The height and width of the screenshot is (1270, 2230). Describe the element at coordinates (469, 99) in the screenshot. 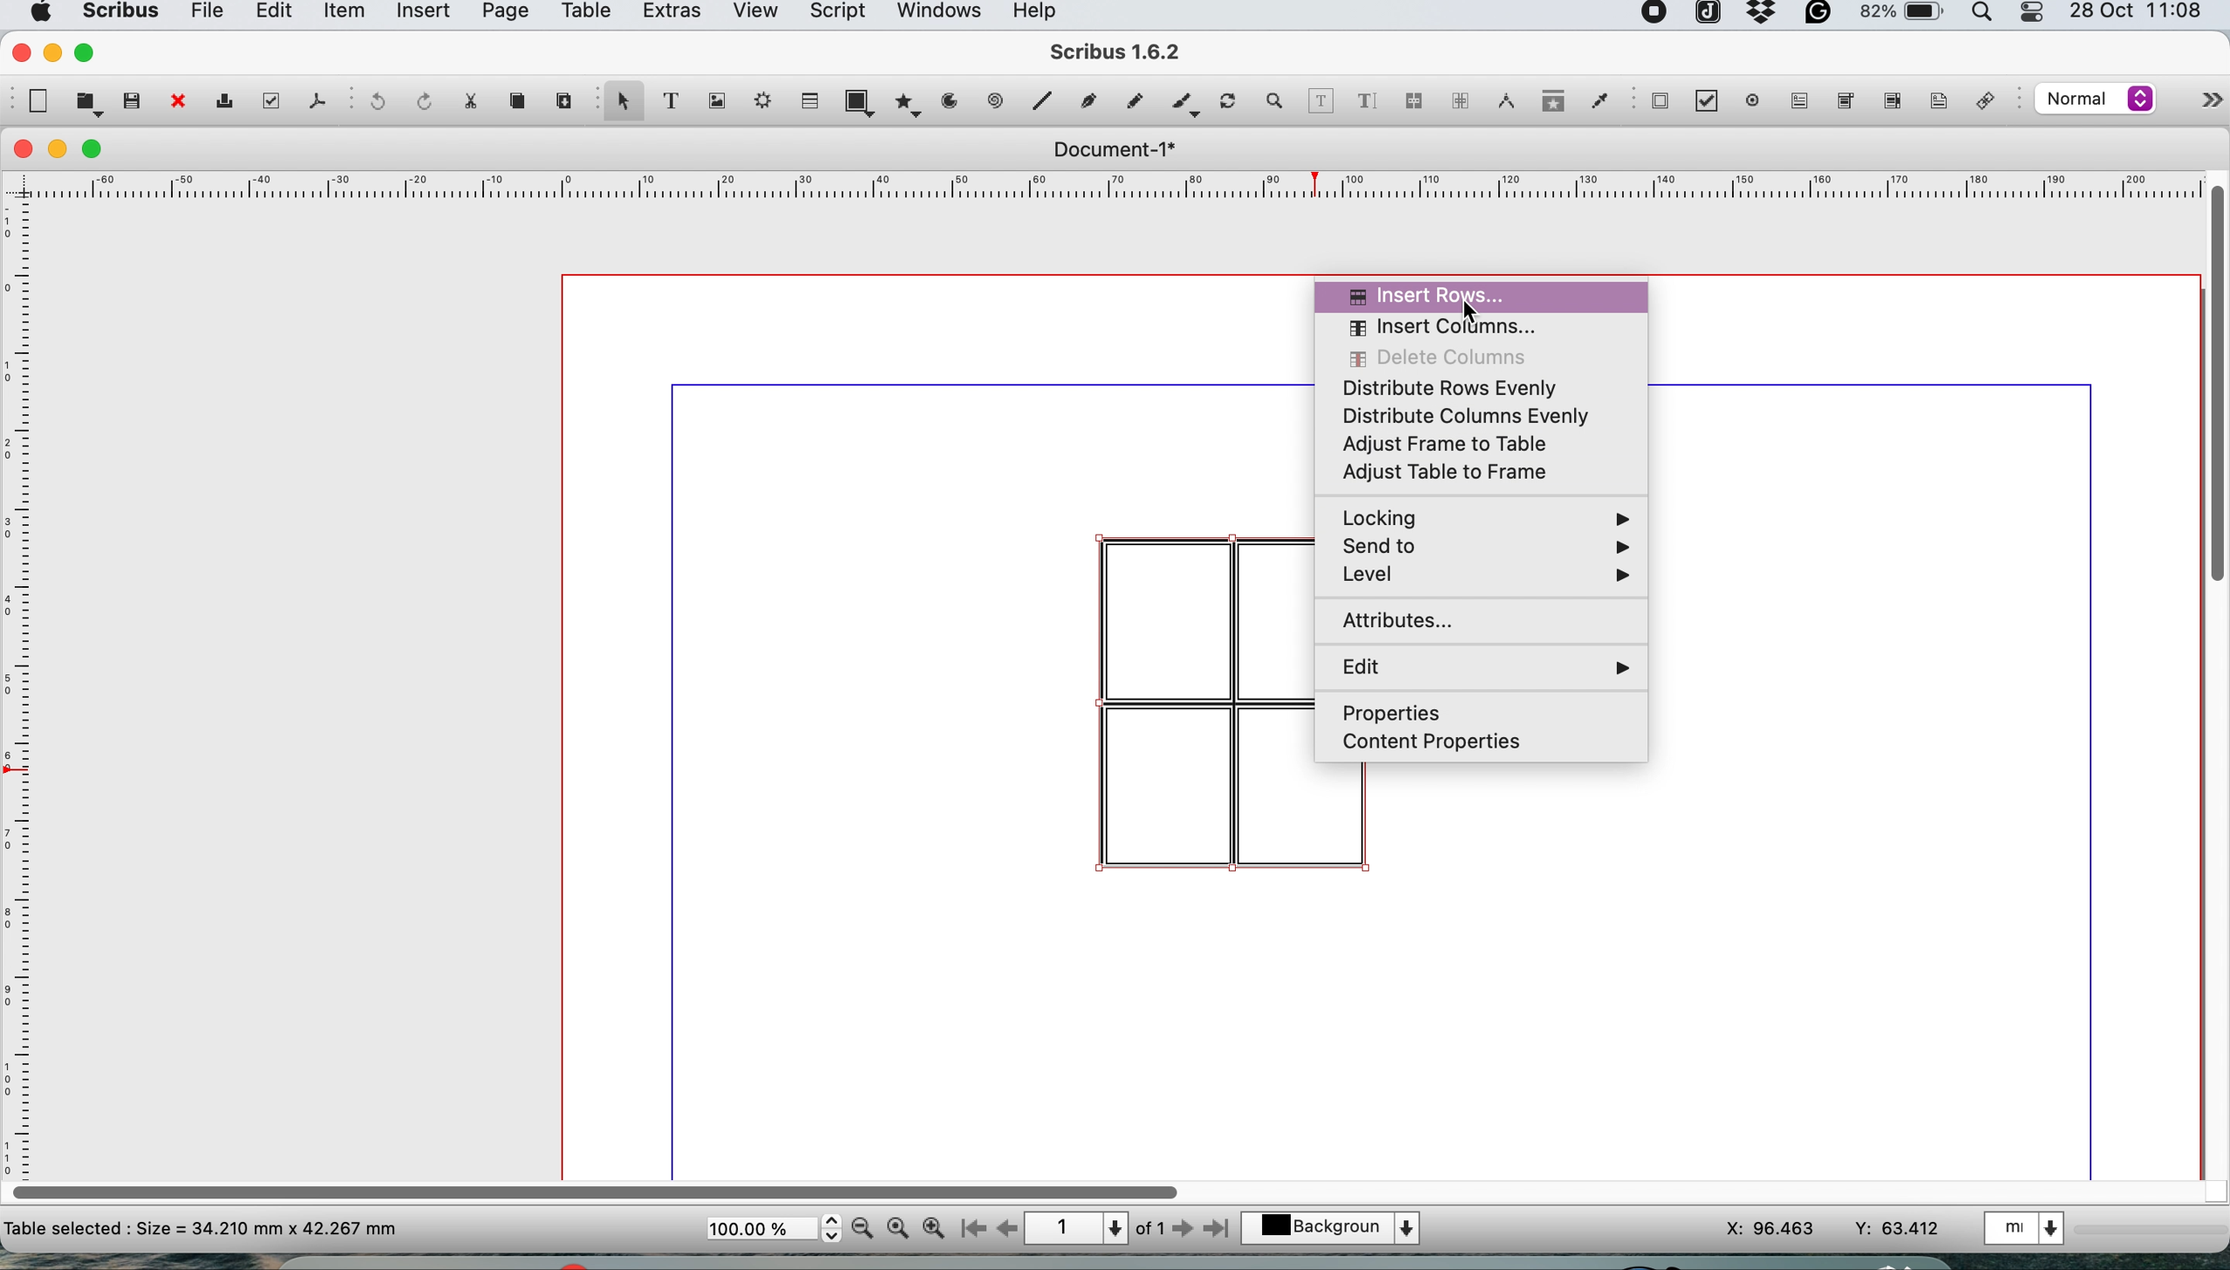

I see `cut` at that location.